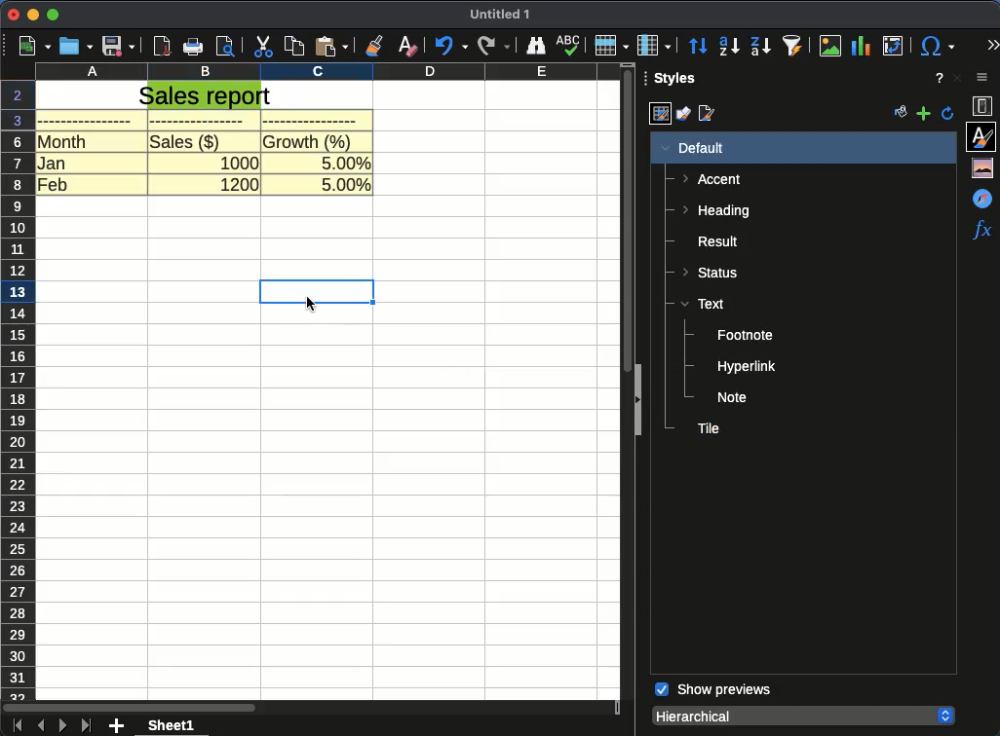  What do you see at coordinates (55, 16) in the screenshot?
I see `maximize` at bounding box center [55, 16].